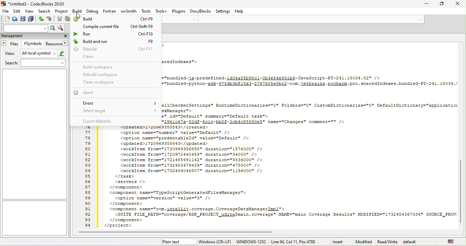 Image resolution: width=466 pixels, height=246 pixels. Describe the element at coordinates (10, 54) in the screenshot. I see `view` at that location.